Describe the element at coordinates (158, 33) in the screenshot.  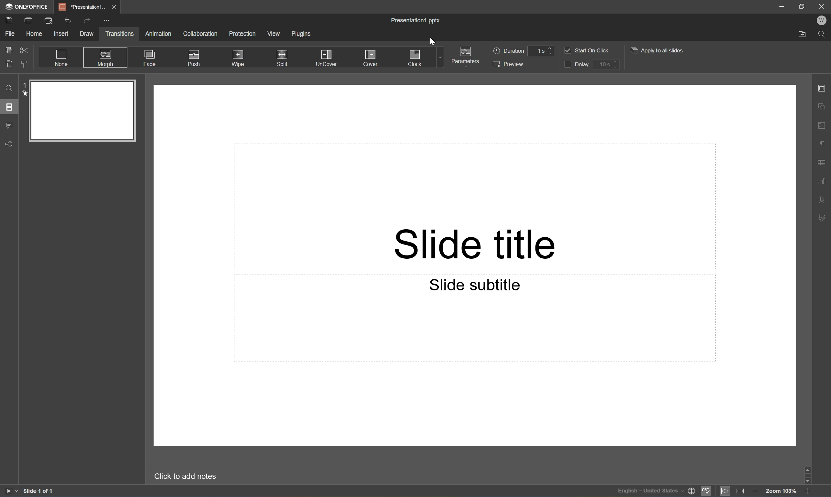
I see `Animation` at that location.